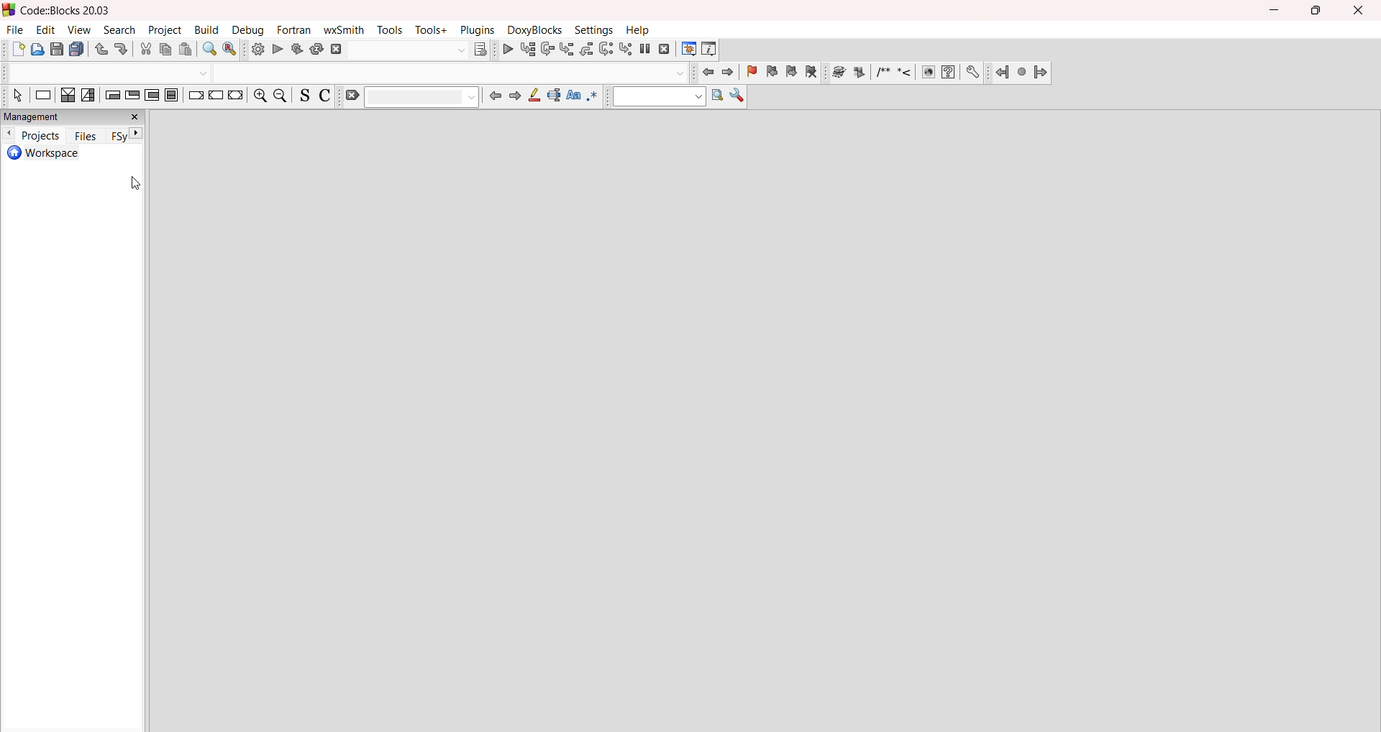  I want to click on find, so click(211, 49).